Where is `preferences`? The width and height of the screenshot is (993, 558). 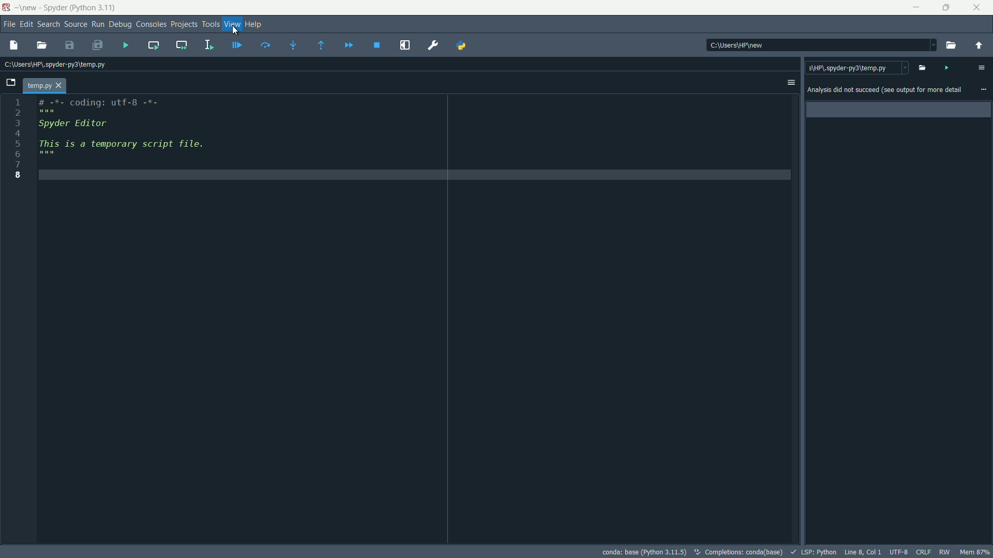
preferences is located at coordinates (433, 45).